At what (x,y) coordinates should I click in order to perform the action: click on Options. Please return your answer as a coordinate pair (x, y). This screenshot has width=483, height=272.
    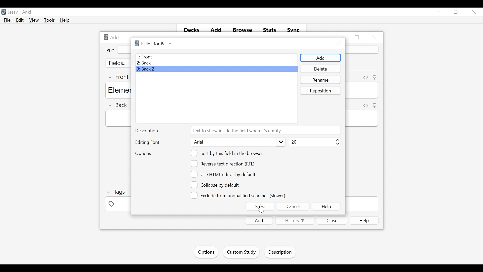
    Looking at the image, I should click on (206, 252).